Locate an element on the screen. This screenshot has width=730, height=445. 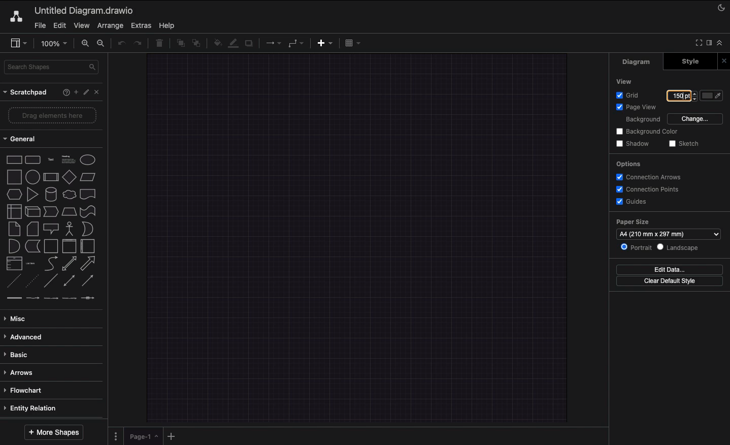
Flowchart is located at coordinates (28, 390).